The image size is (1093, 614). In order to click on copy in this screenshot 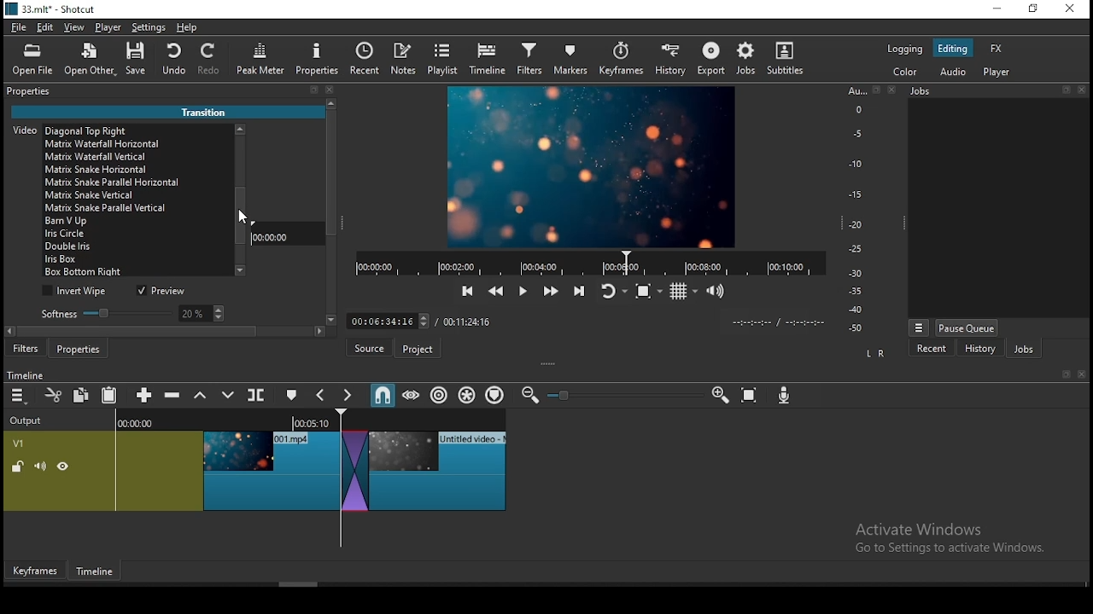, I will do `click(84, 395)`.